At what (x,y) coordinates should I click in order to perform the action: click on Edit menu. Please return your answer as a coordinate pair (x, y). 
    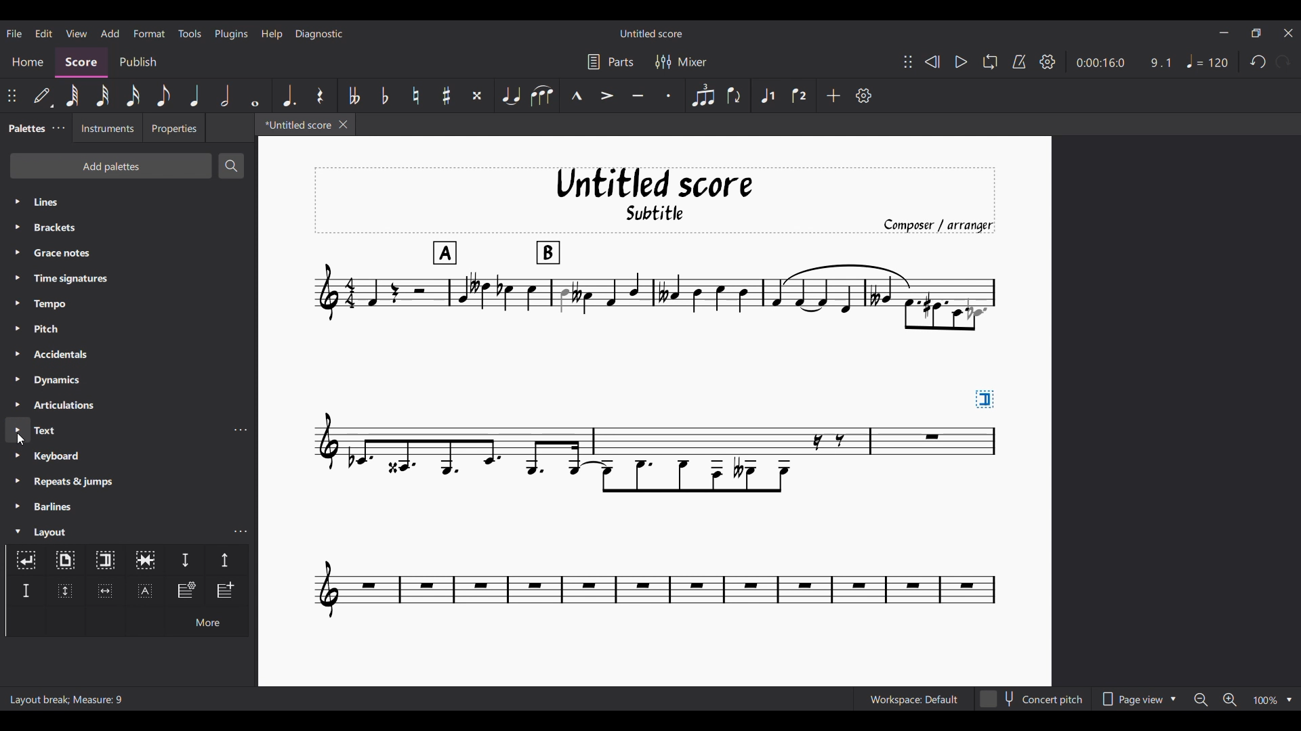
    Looking at the image, I should click on (44, 34).